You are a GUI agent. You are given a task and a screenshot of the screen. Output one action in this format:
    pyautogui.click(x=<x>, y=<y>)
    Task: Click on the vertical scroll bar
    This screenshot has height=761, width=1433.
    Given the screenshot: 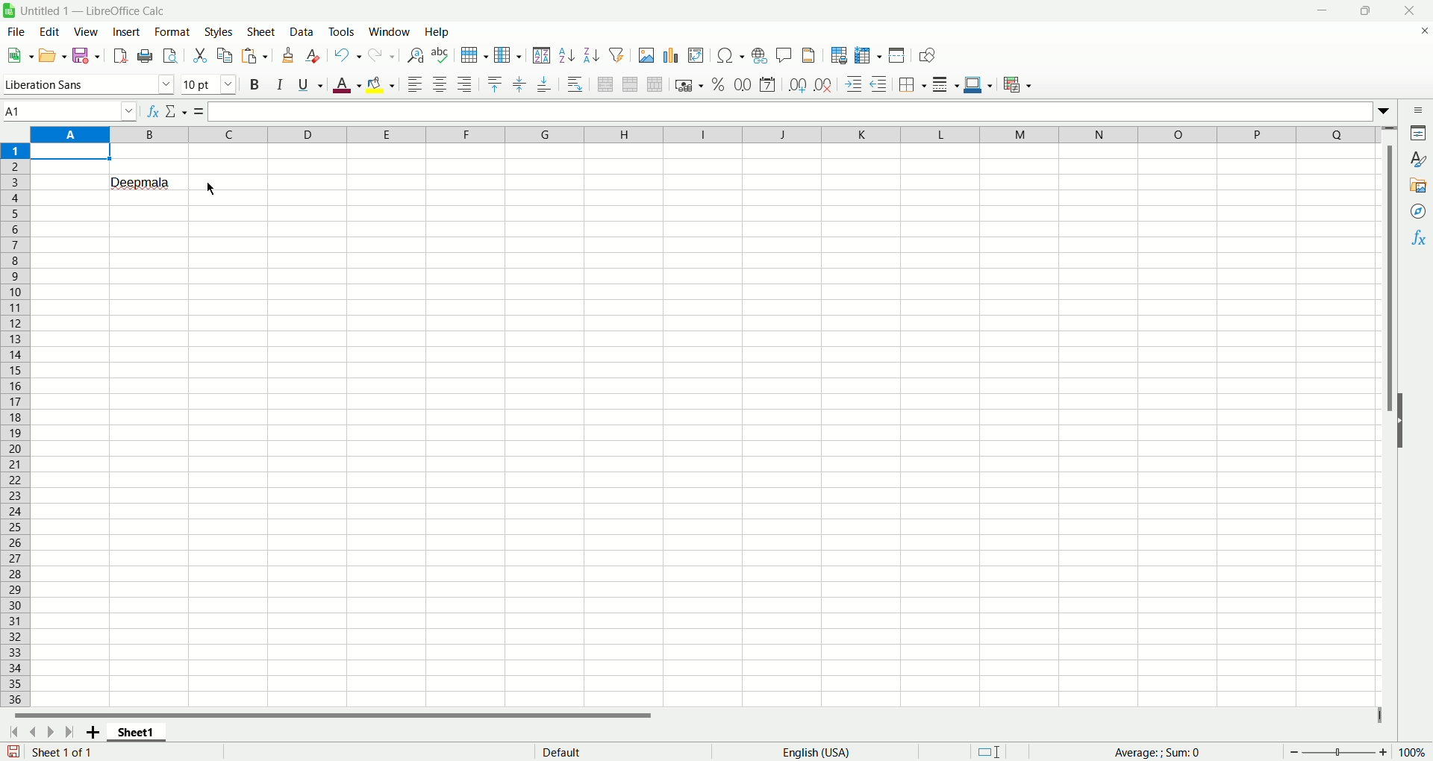 What is the action you would take?
    pyautogui.click(x=1392, y=416)
    